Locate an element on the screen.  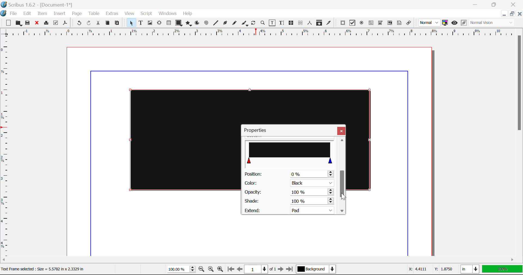
Scroll Bar is located at coordinates (342, 176).